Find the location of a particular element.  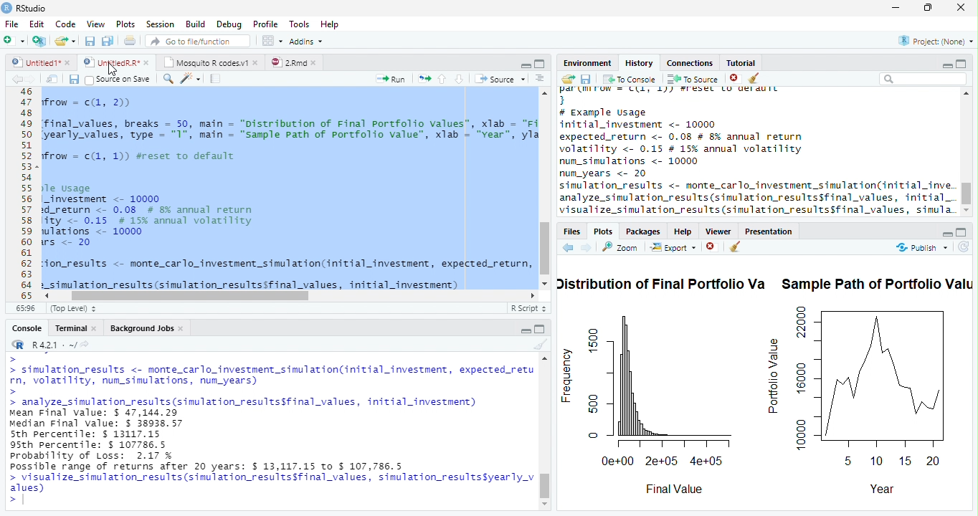

 is located at coordinates (525, 64).